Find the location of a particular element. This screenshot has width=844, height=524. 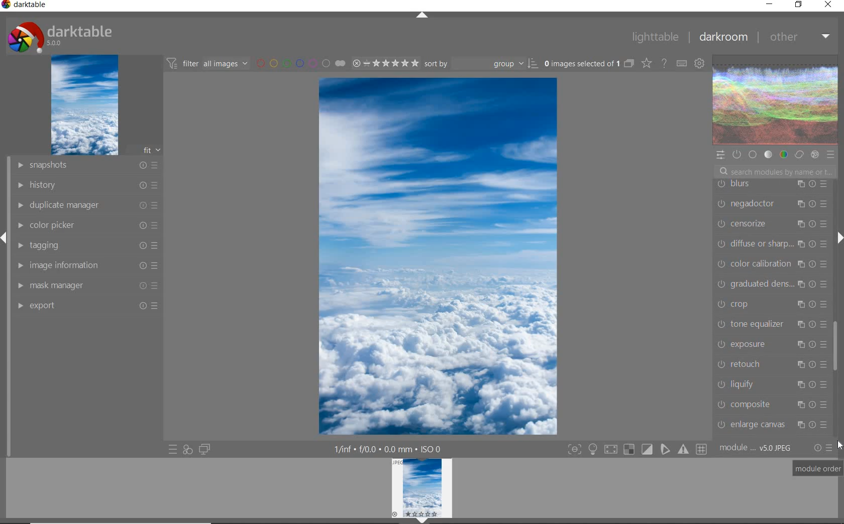

HISTORY is located at coordinates (86, 184).